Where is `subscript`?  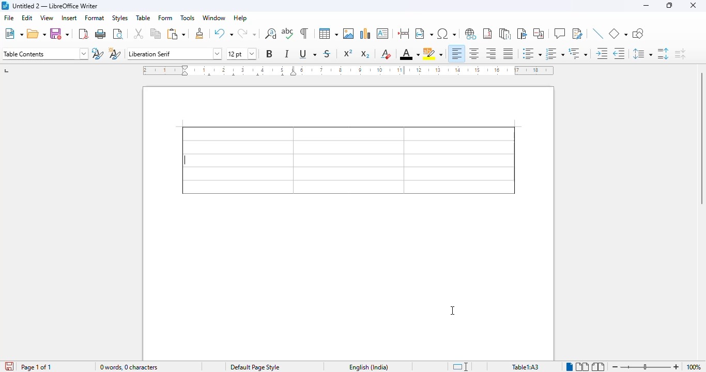 subscript is located at coordinates (365, 54).